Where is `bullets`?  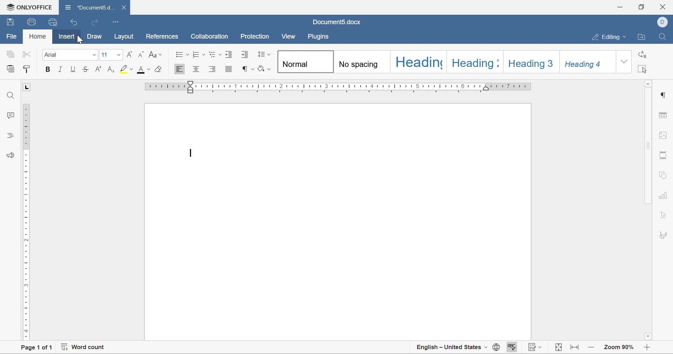 bullets is located at coordinates (180, 54).